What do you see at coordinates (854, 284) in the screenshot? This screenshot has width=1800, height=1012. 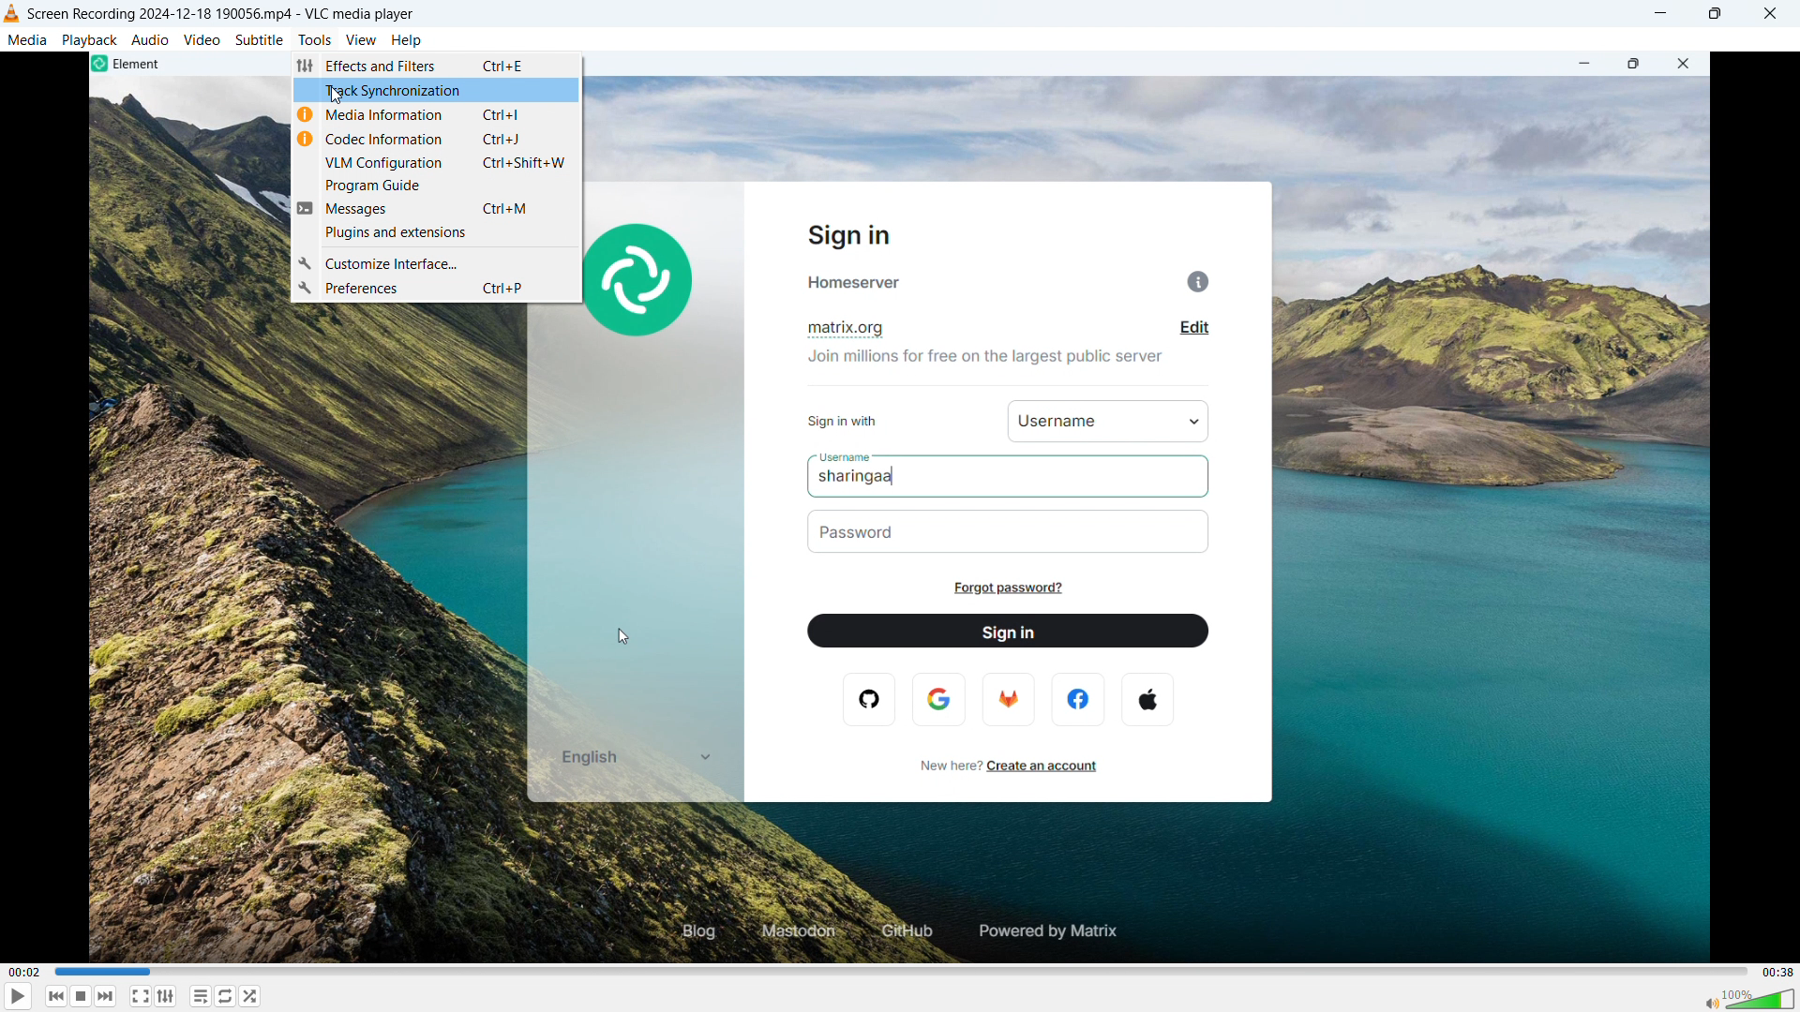 I see `homeserver` at bounding box center [854, 284].